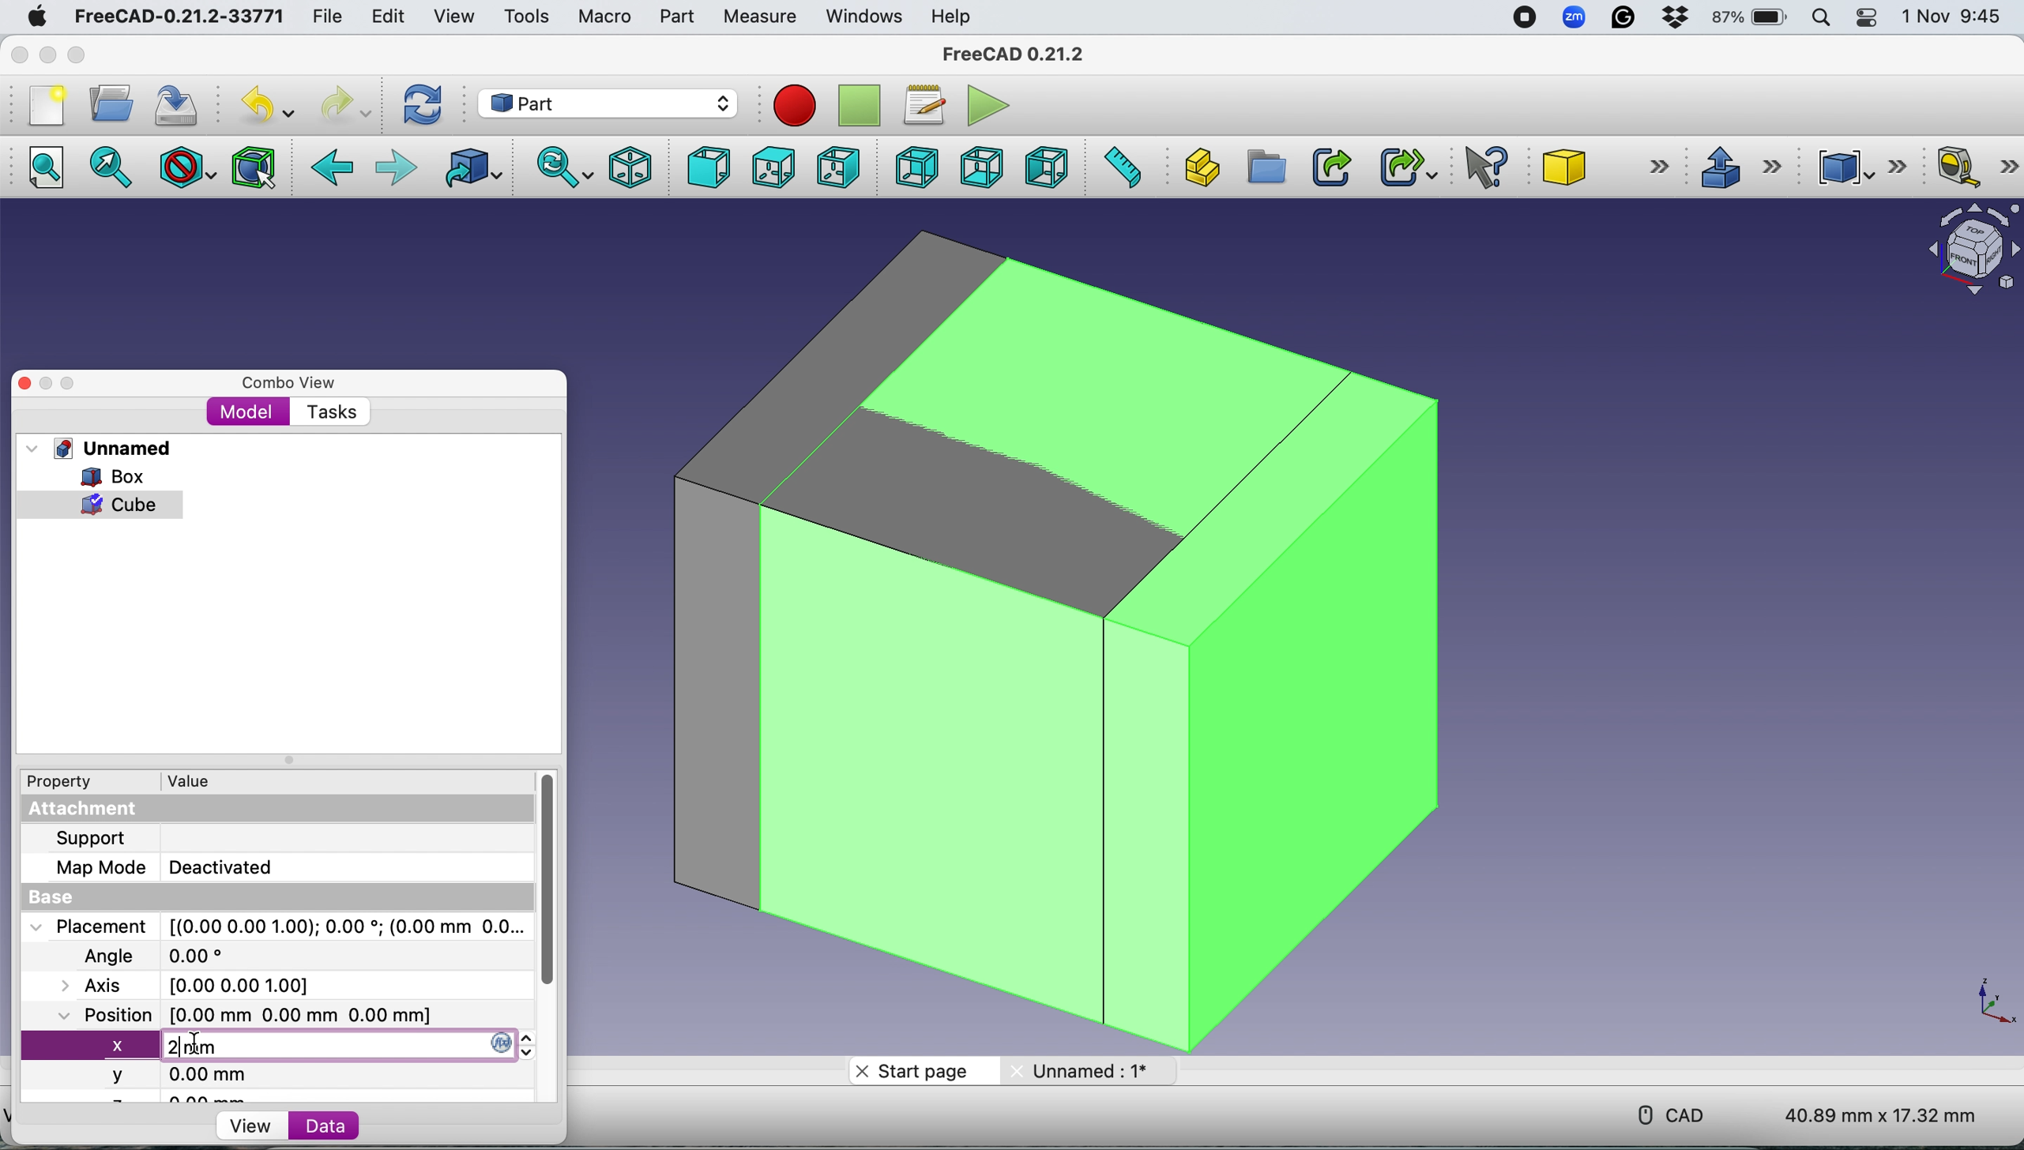 The height and width of the screenshot is (1150, 2024). What do you see at coordinates (397, 169) in the screenshot?
I see `Forward` at bounding box center [397, 169].